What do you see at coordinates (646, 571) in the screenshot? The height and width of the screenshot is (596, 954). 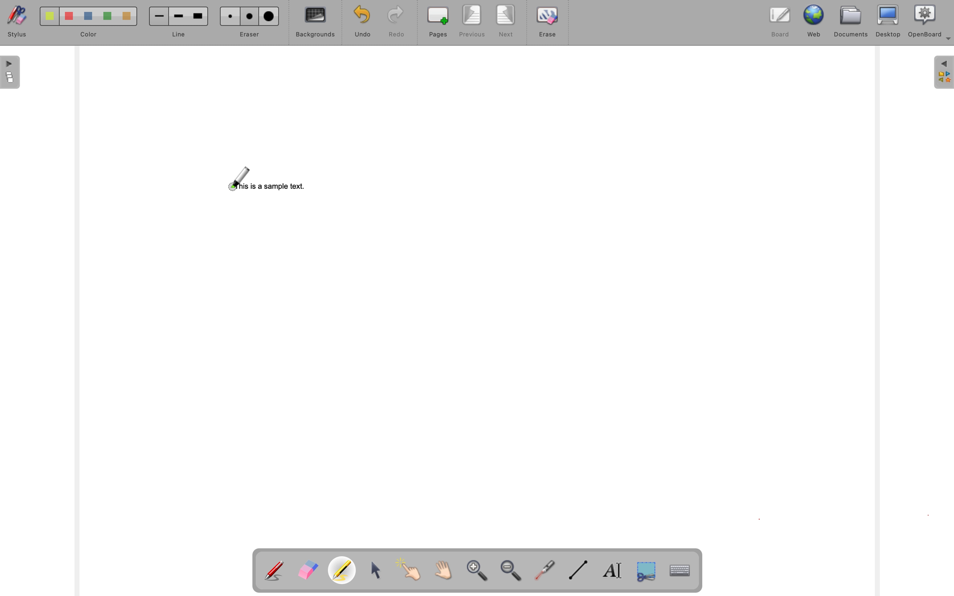 I see `capture part of the screen` at bounding box center [646, 571].